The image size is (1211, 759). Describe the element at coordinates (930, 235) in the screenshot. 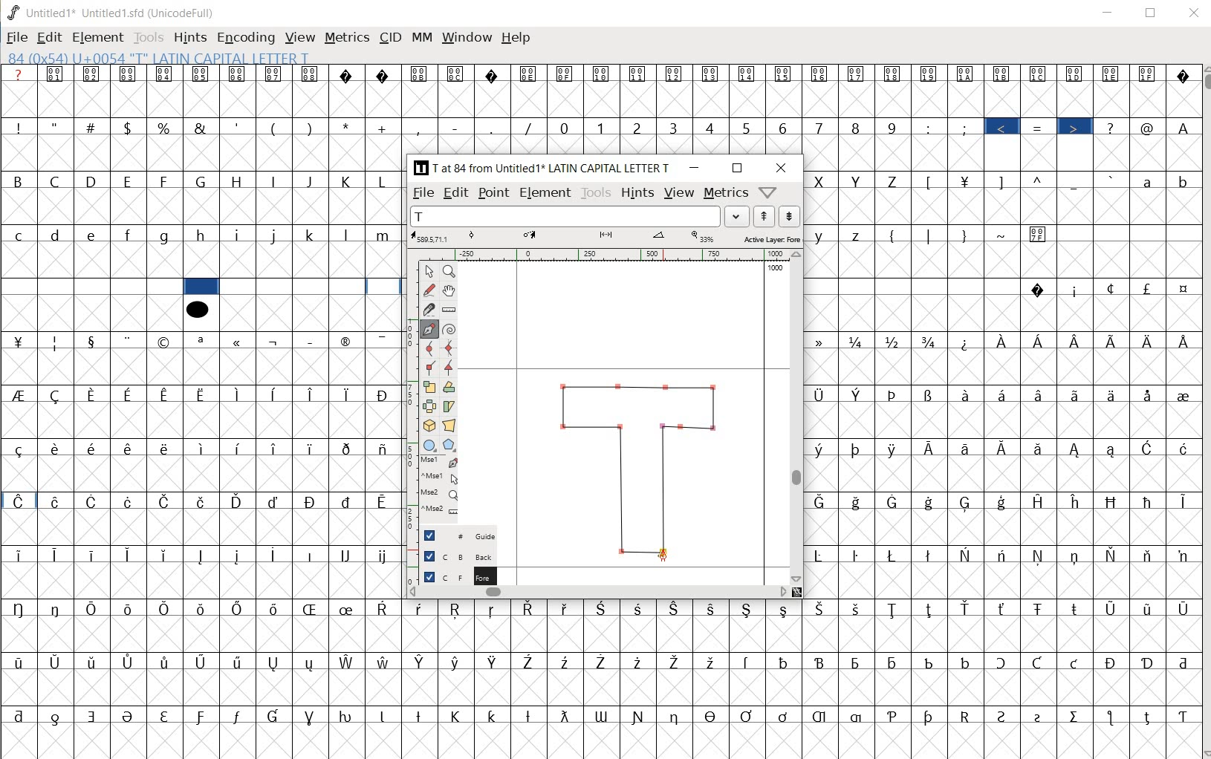

I see `|` at that location.